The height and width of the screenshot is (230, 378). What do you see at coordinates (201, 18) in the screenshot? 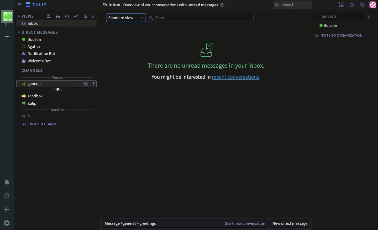
I see `filter` at bounding box center [201, 18].